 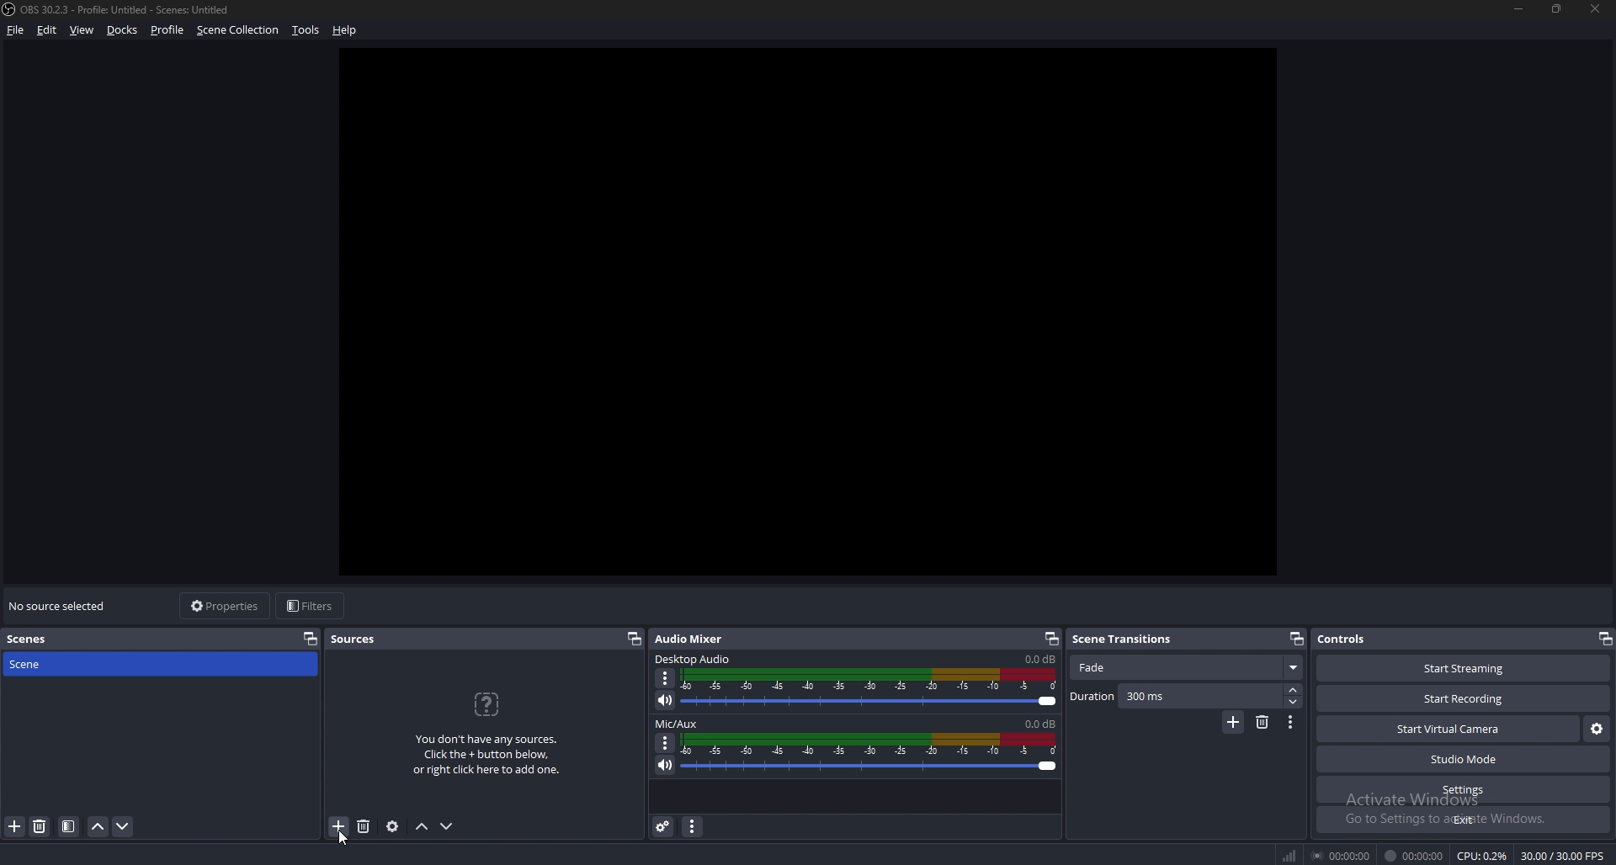 I want to click on Add configurable transitions, so click(x=1234, y=723).